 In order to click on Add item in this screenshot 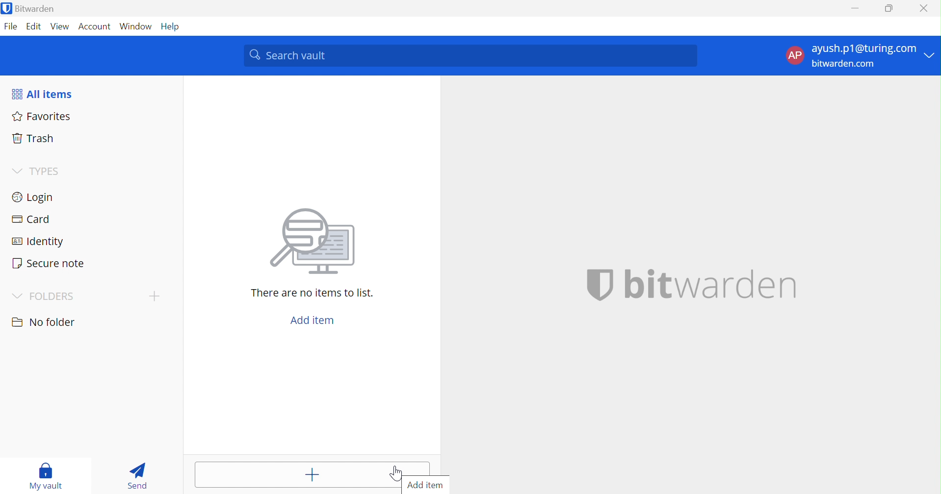, I will do `click(312, 475)`.